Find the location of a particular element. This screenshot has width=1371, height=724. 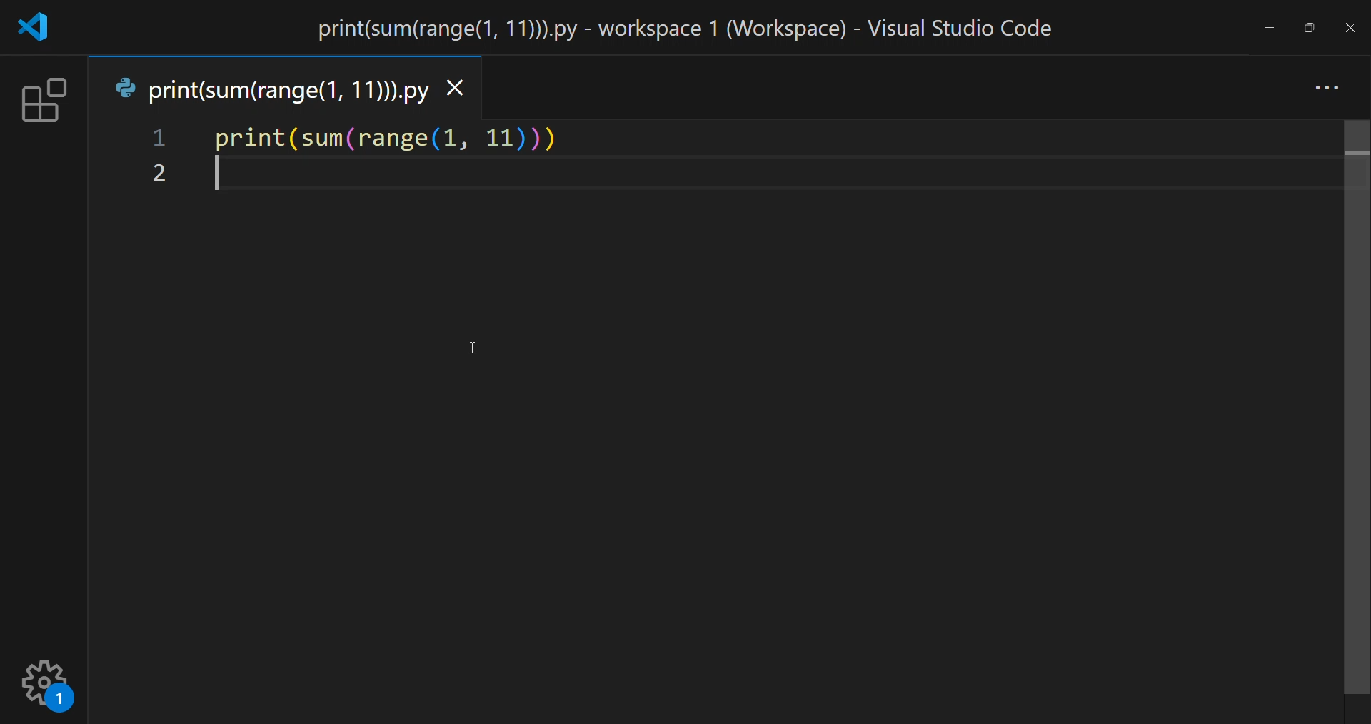

start writing is located at coordinates (214, 176).